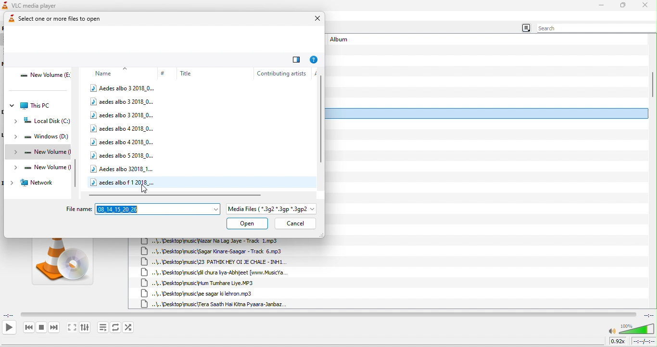 This screenshot has height=347, width=657. What do you see at coordinates (122, 141) in the screenshot?
I see `aedes albo 4 2018.0...` at bounding box center [122, 141].